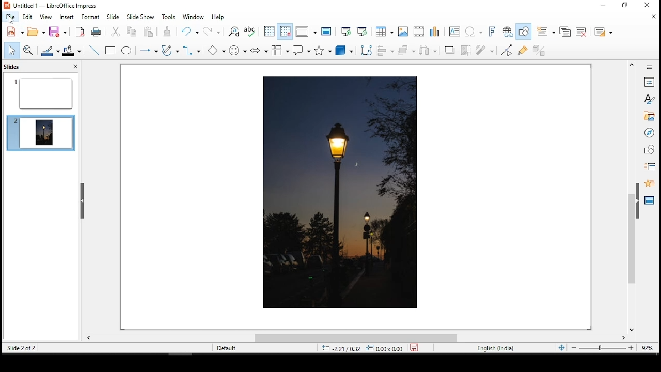  What do you see at coordinates (649, 183) in the screenshot?
I see `animation` at bounding box center [649, 183].